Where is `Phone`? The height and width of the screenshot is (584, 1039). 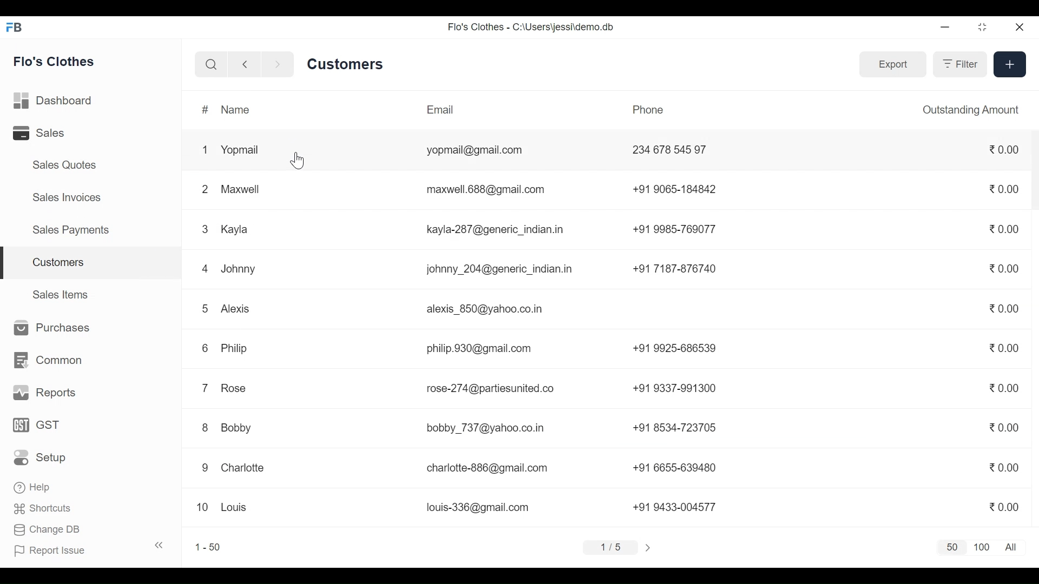 Phone is located at coordinates (647, 110).